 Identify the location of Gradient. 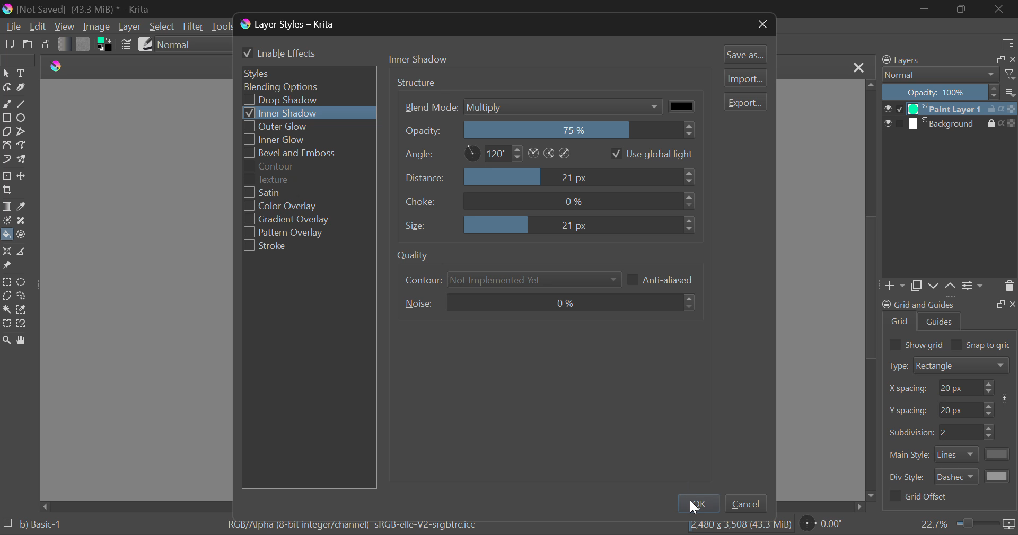
(62, 44).